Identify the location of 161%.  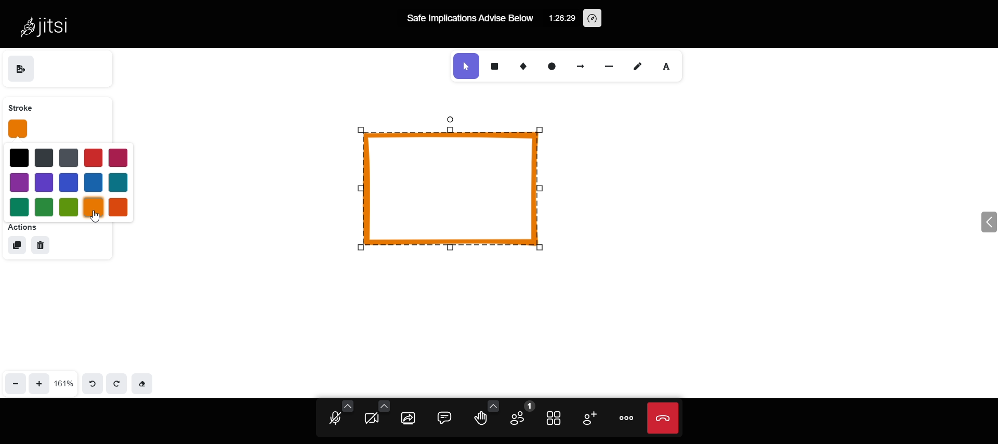
(63, 382).